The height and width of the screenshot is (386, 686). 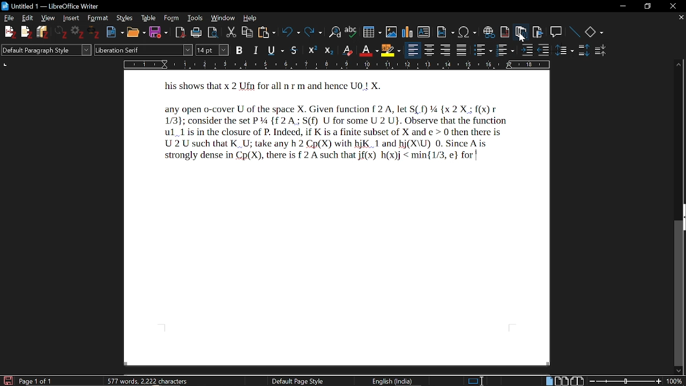 What do you see at coordinates (158, 33) in the screenshot?
I see `Save` at bounding box center [158, 33].